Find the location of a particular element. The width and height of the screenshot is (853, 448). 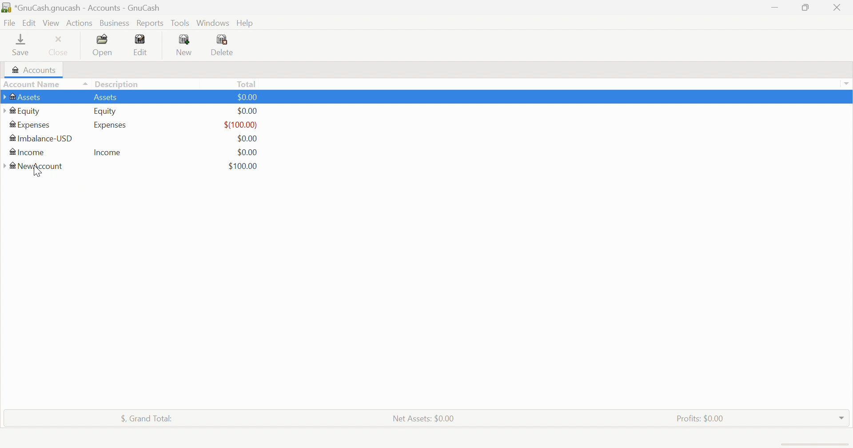

Windows is located at coordinates (212, 23).